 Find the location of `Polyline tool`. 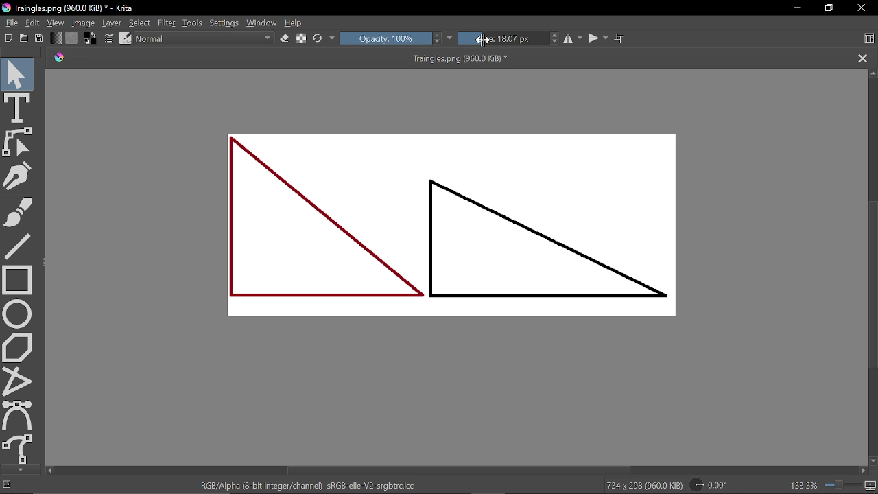

Polyline tool is located at coordinates (18, 381).